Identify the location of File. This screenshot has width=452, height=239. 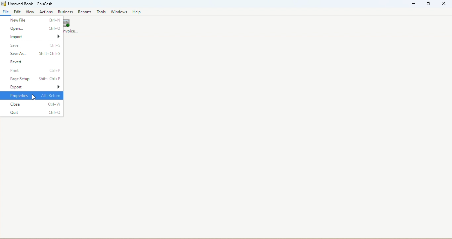
(6, 13).